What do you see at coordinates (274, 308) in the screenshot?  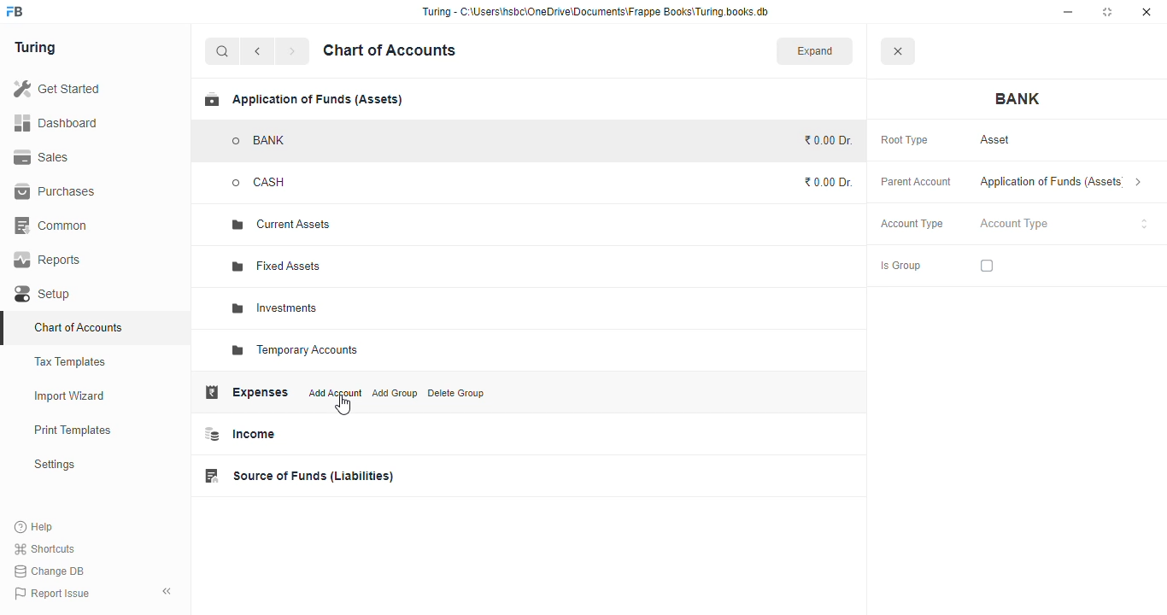 I see `investments` at bounding box center [274, 308].